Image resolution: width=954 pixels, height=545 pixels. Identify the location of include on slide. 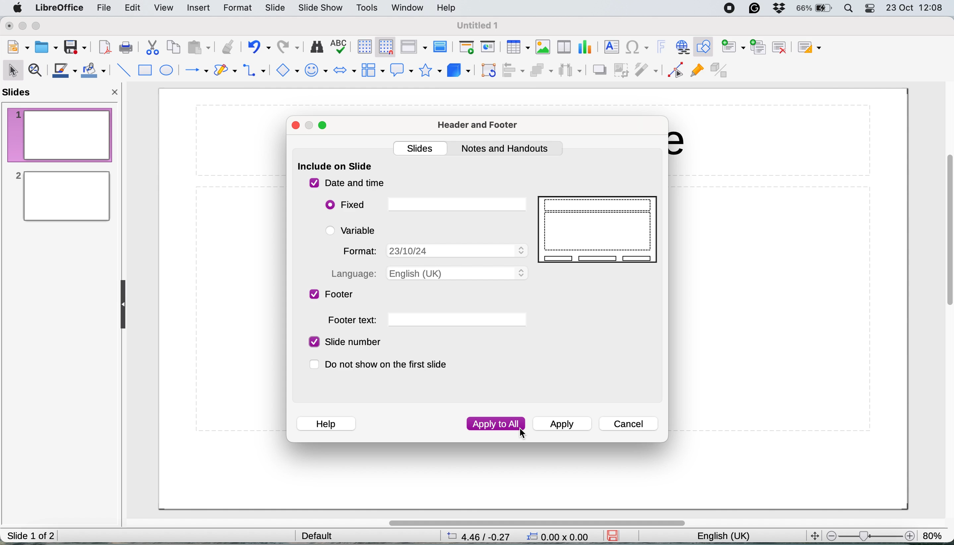
(335, 167).